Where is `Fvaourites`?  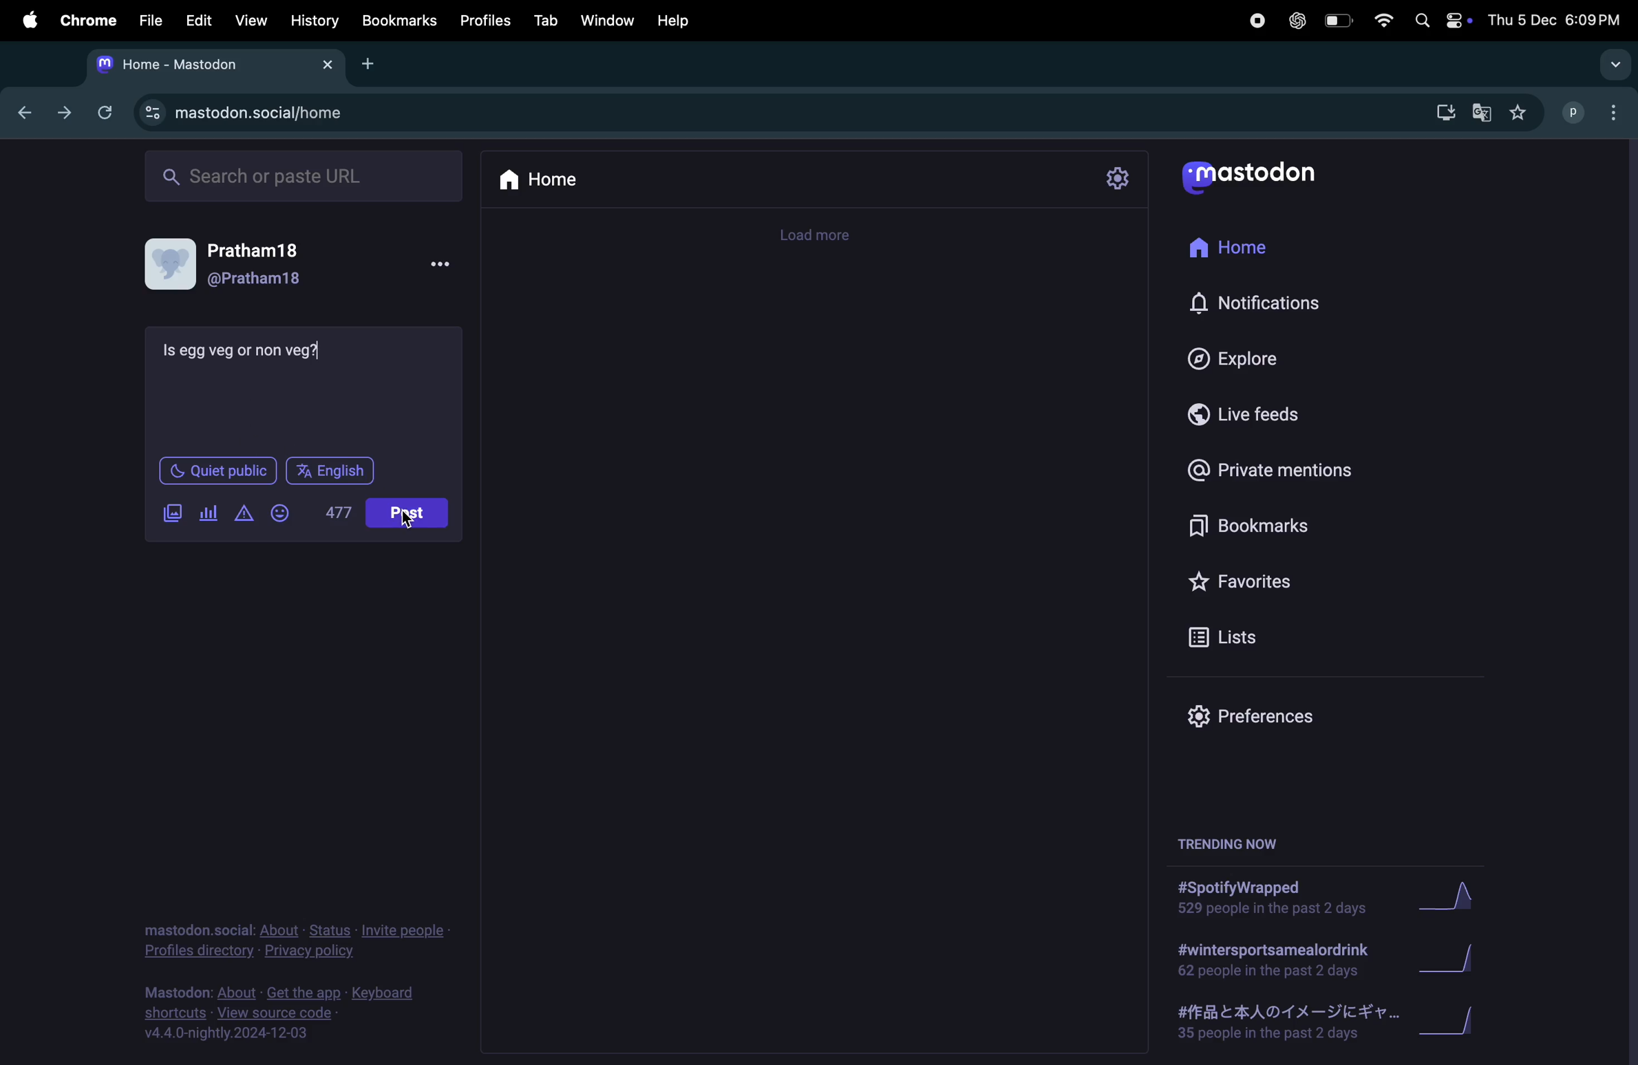
Fvaourites is located at coordinates (1262, 581).